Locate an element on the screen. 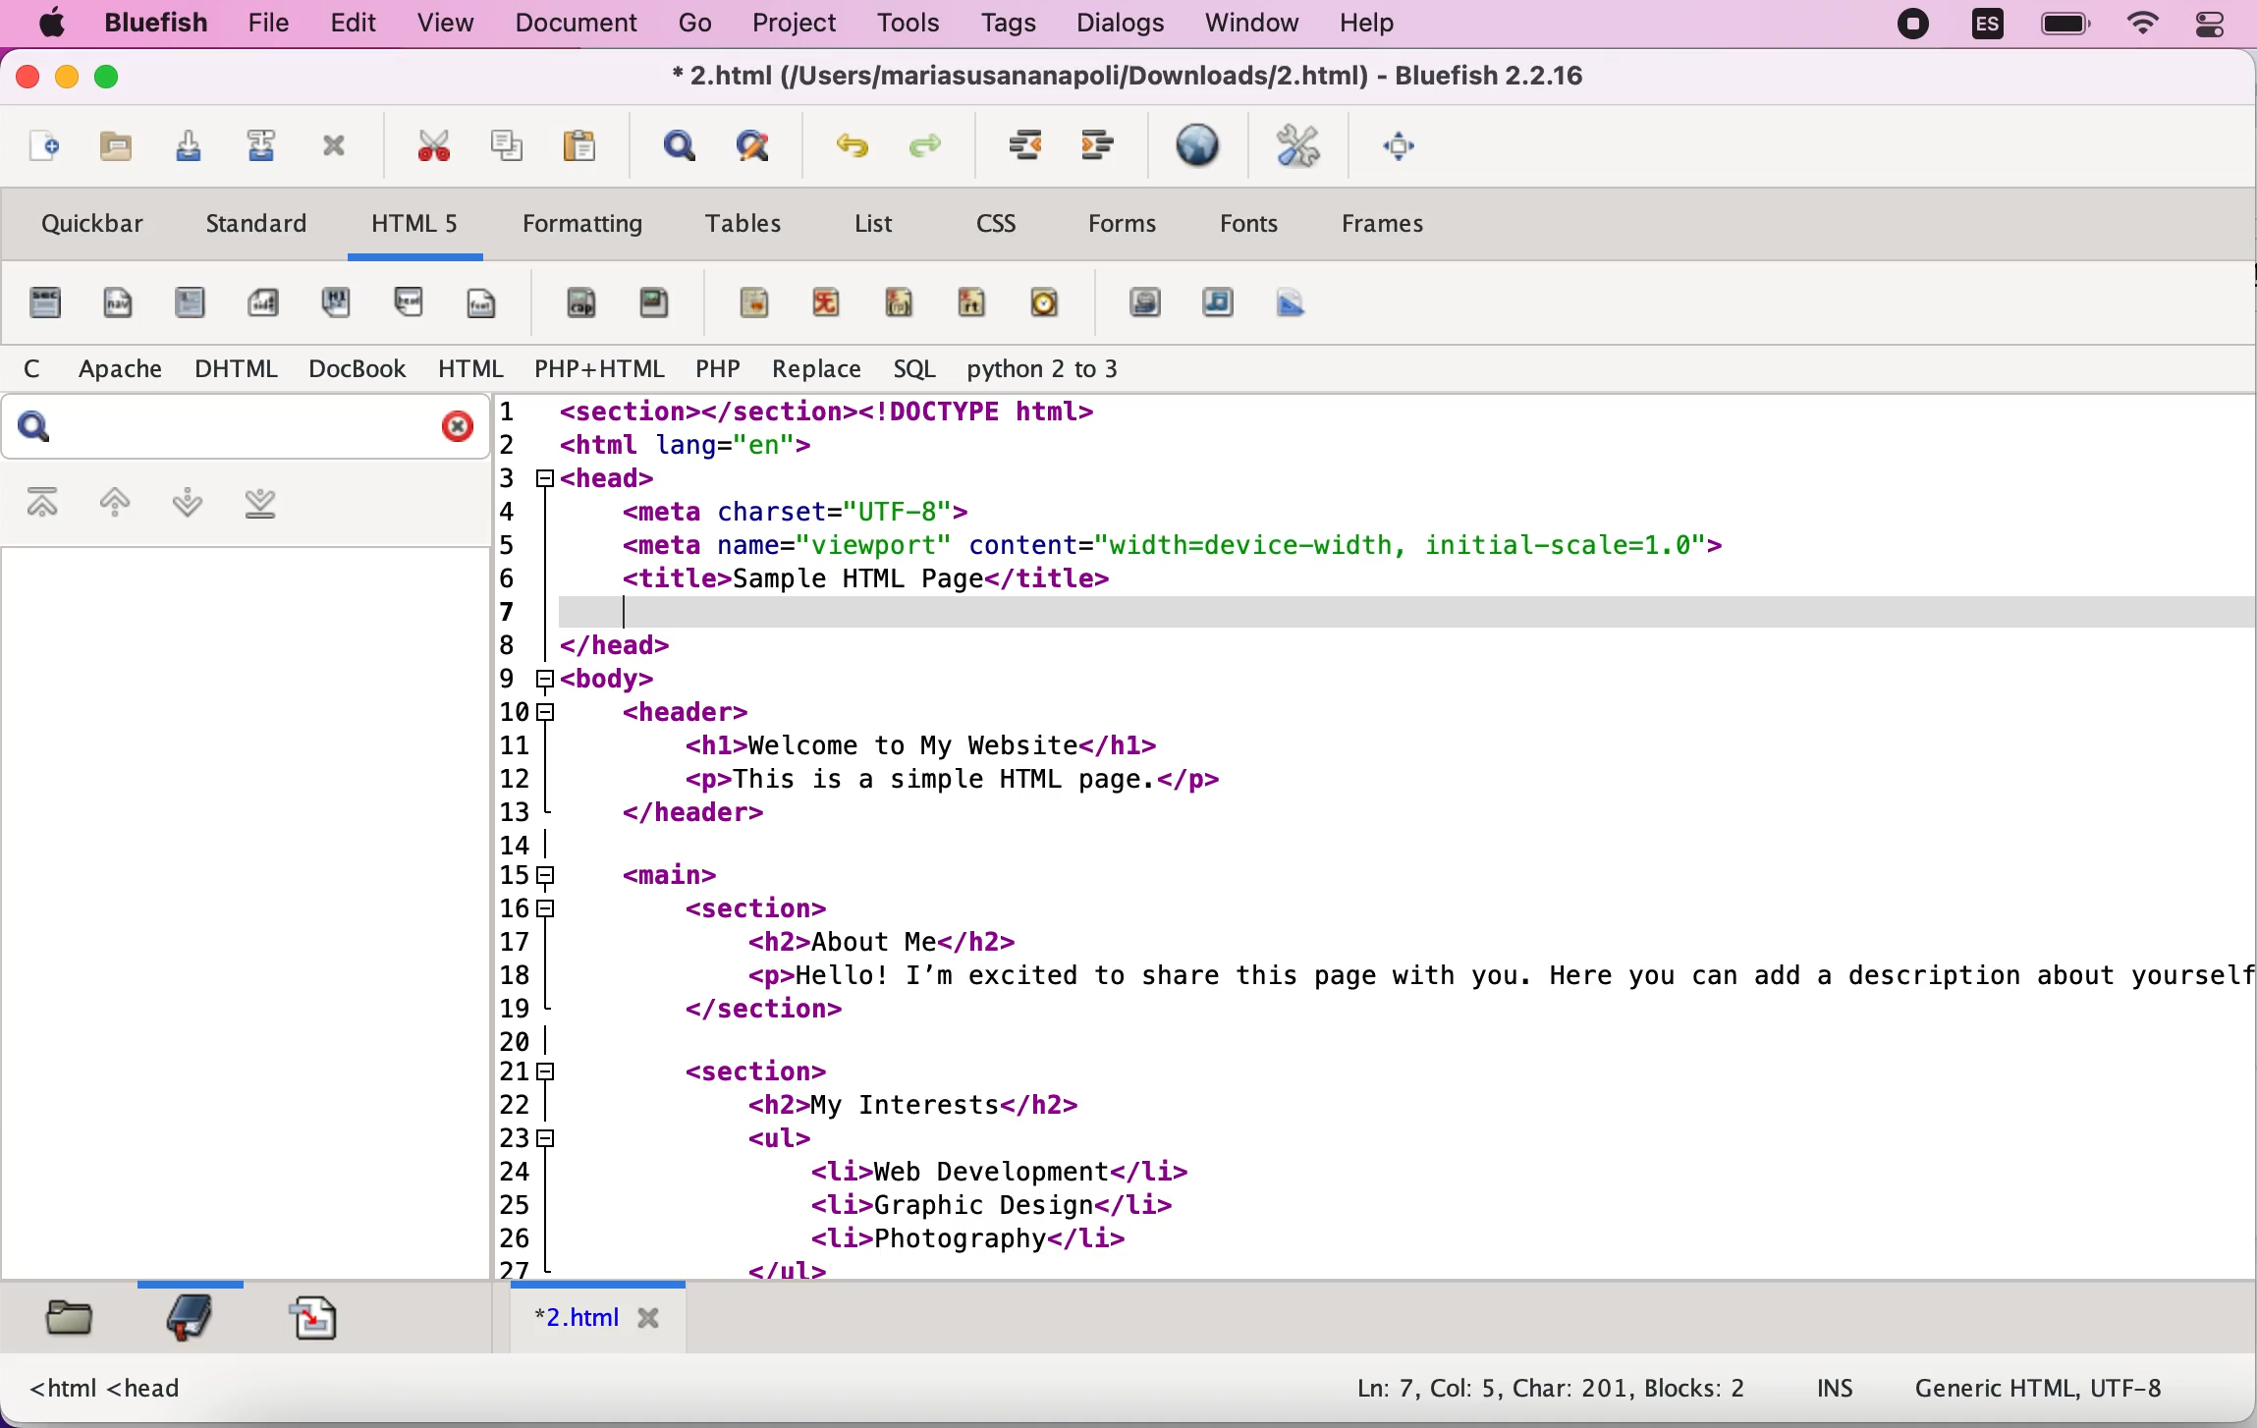 This screenshot has width=2257, height=1428. list is located at coordinates (881, 222).